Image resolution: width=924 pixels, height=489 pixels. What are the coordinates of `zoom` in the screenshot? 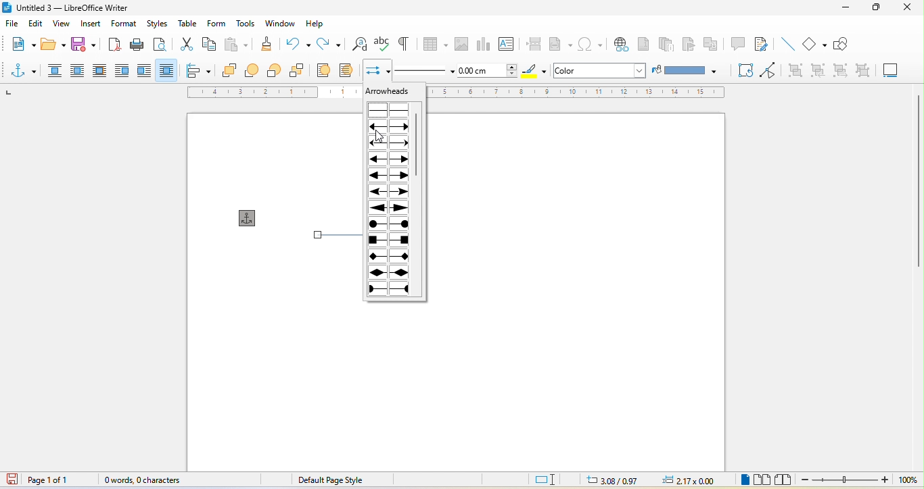 It's located at (862, 480).